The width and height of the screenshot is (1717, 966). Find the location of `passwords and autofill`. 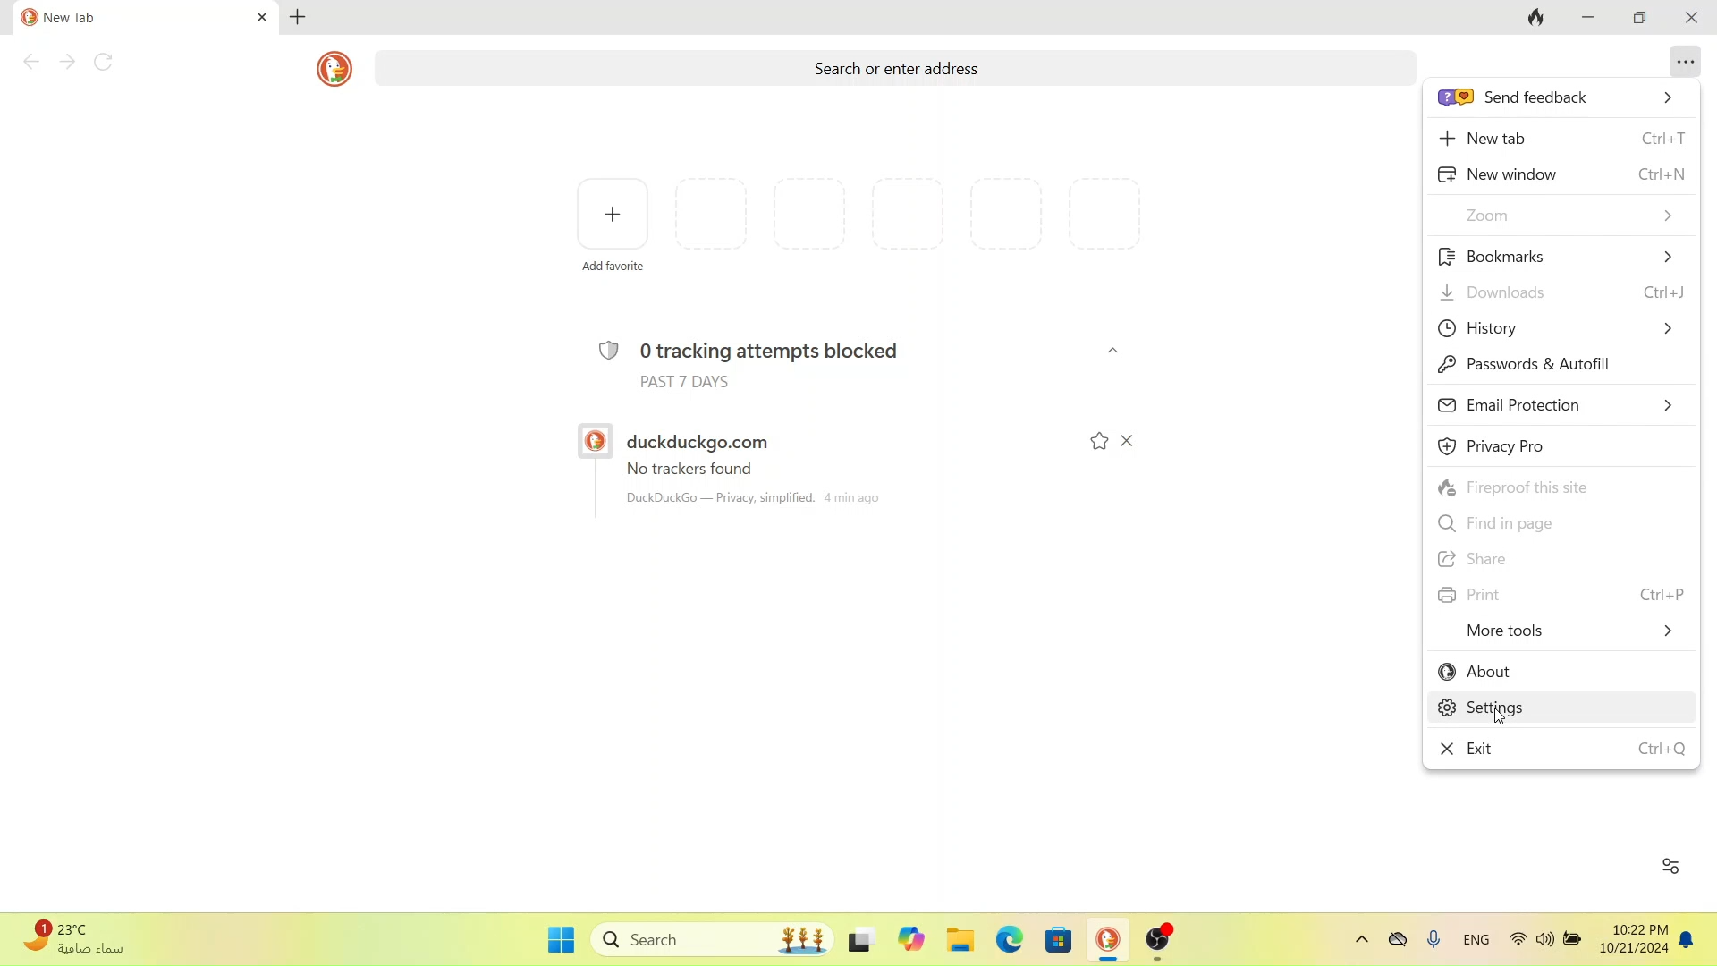

passwords and autofill is located at coordinates (1560, 367).